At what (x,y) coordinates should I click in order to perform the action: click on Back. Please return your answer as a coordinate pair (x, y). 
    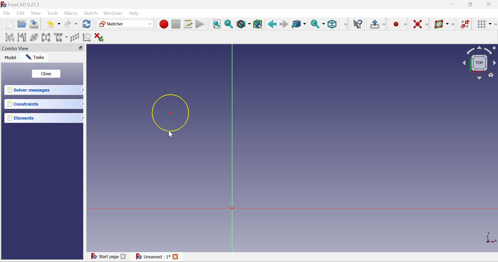
    Looking at the image, I should click on (272, 24).